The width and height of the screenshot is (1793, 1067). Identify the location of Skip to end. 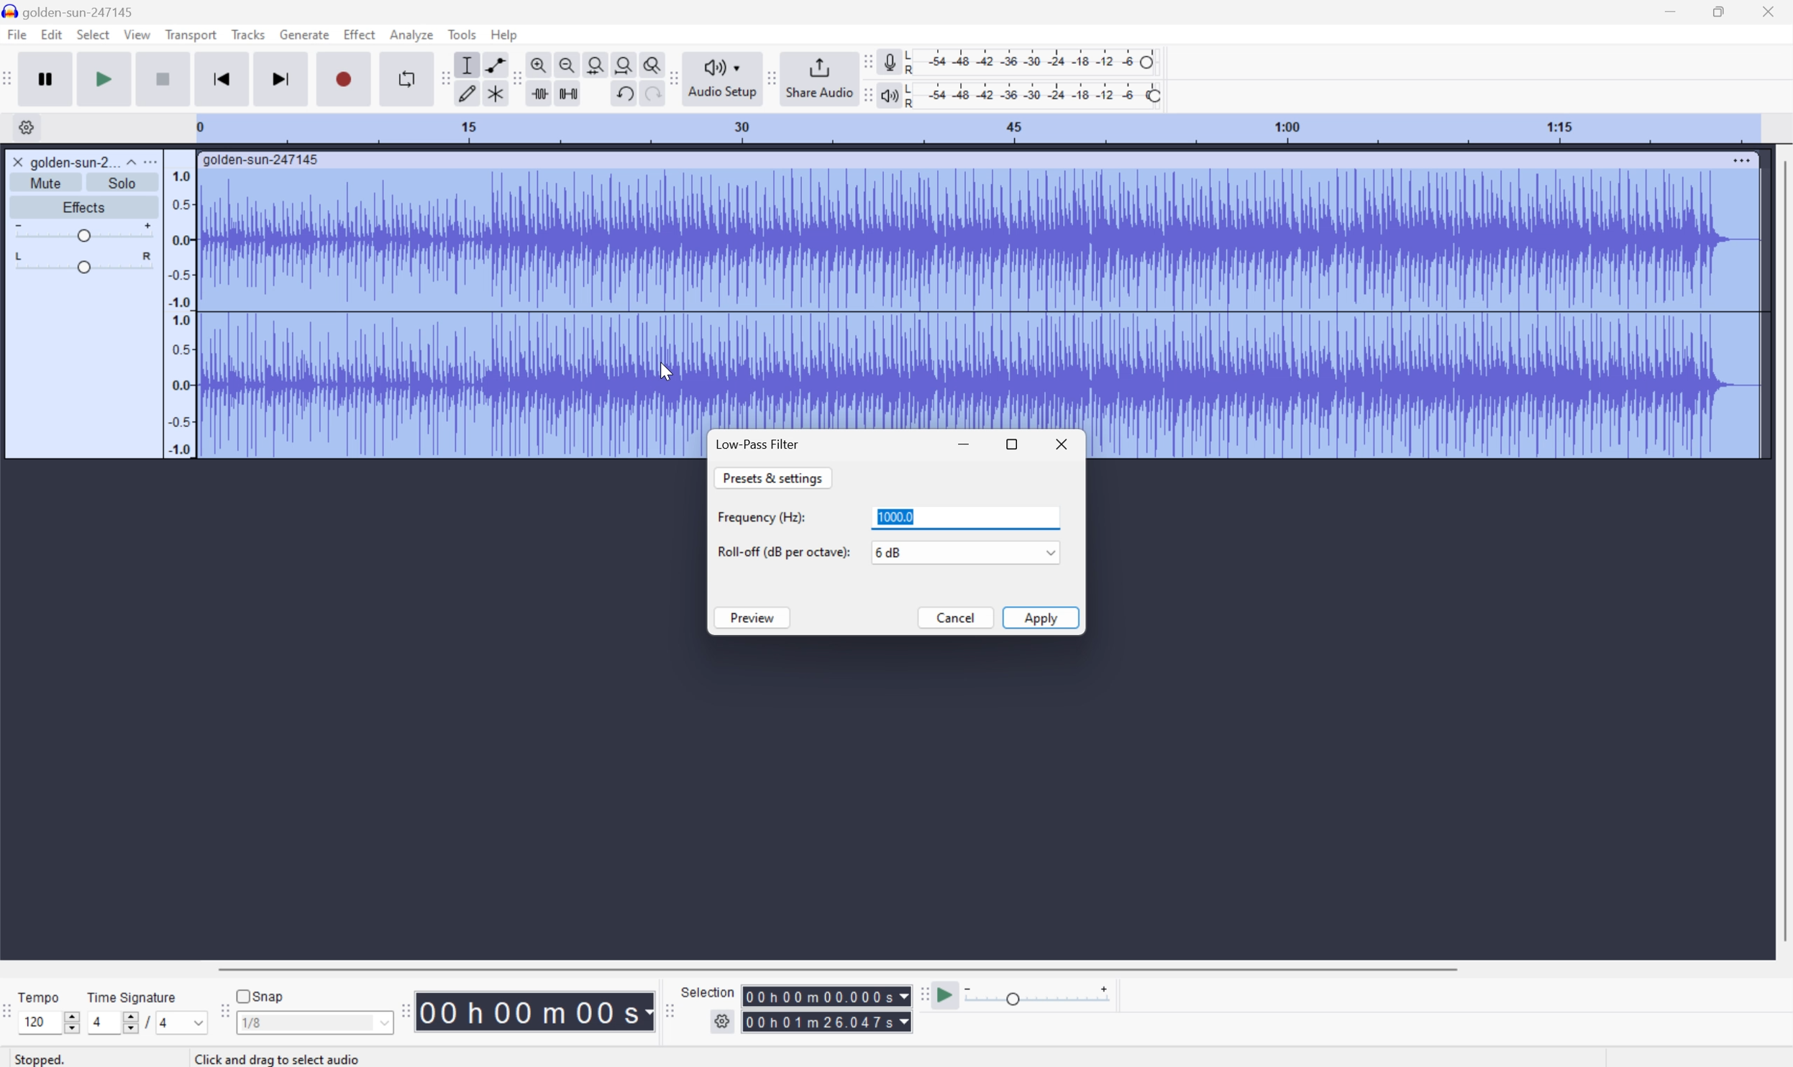
(283, 78).